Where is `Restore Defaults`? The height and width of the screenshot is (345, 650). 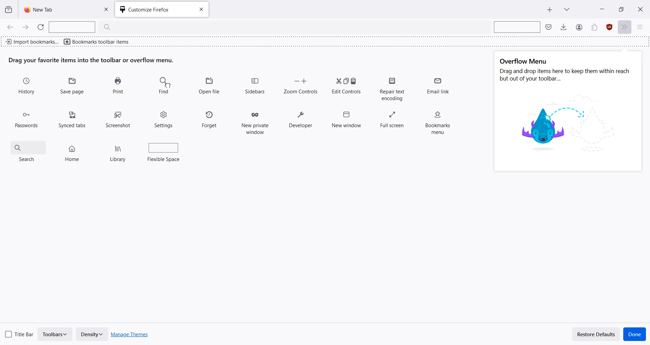 Restore Defaults is located at coordinates (596, 334).